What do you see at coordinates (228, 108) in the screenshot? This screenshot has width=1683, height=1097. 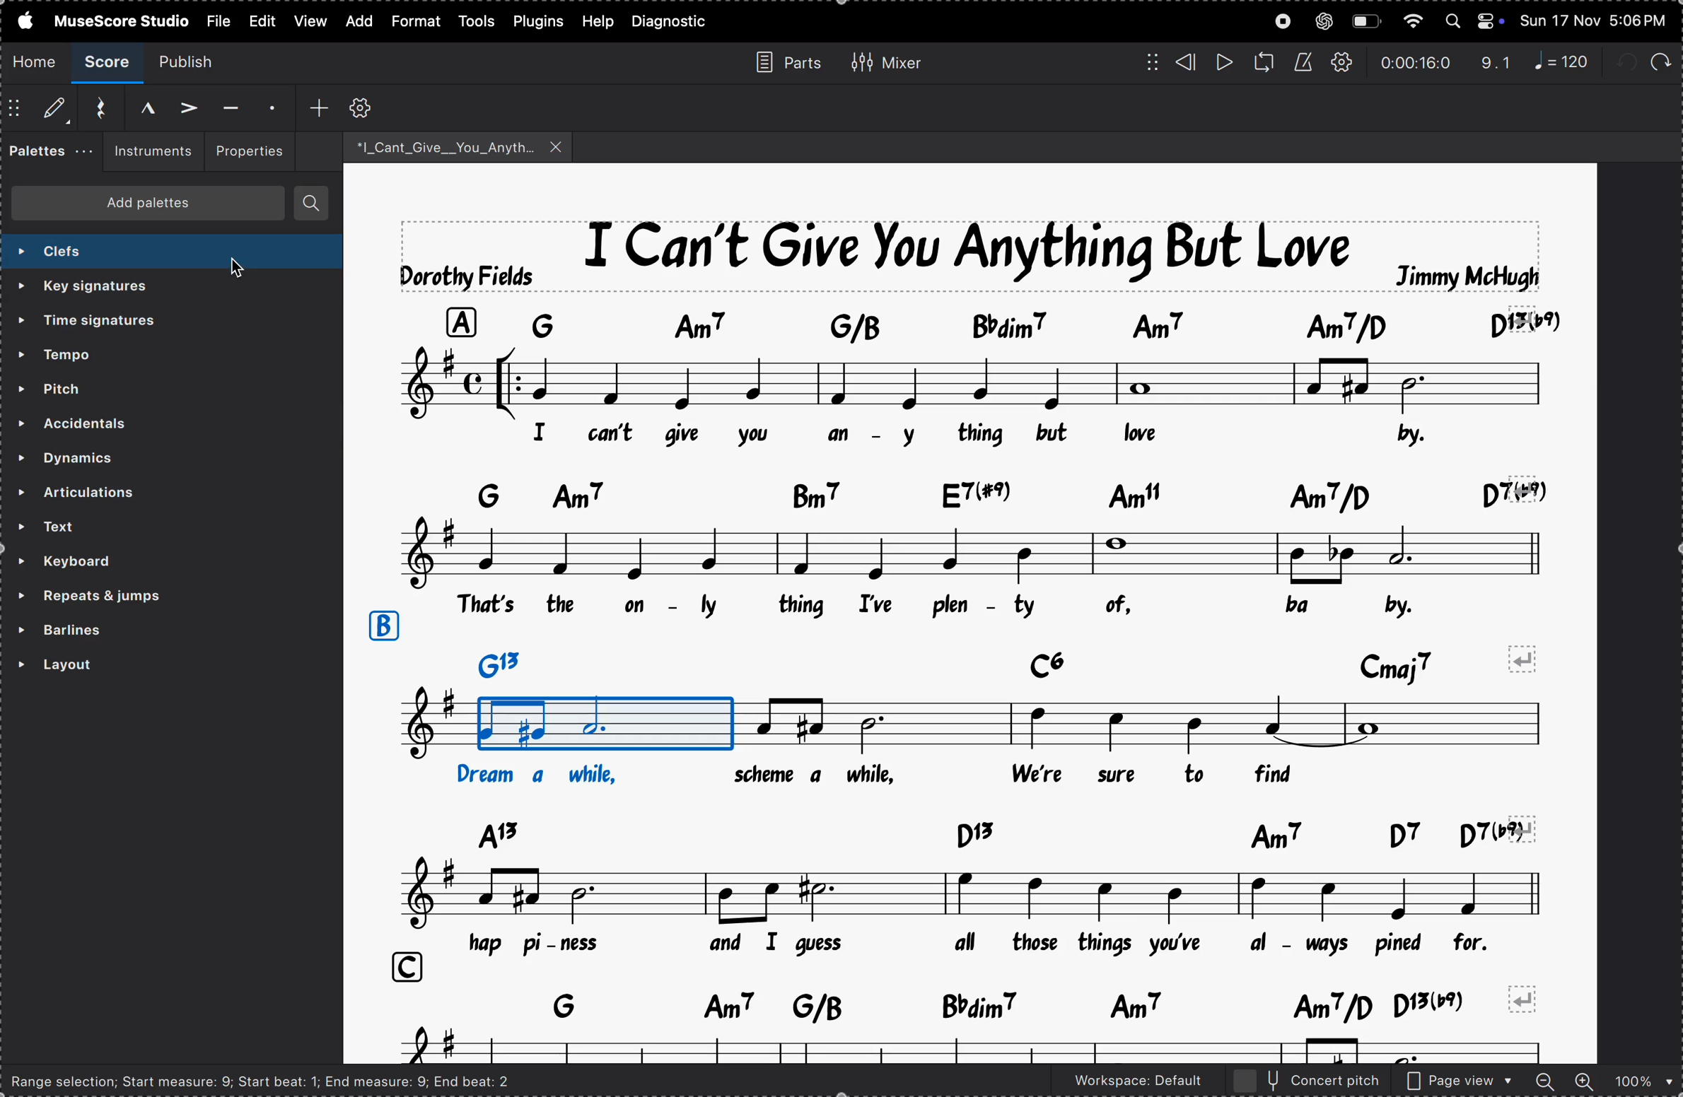 I see `tenuto` at bounding box center [228, 108].